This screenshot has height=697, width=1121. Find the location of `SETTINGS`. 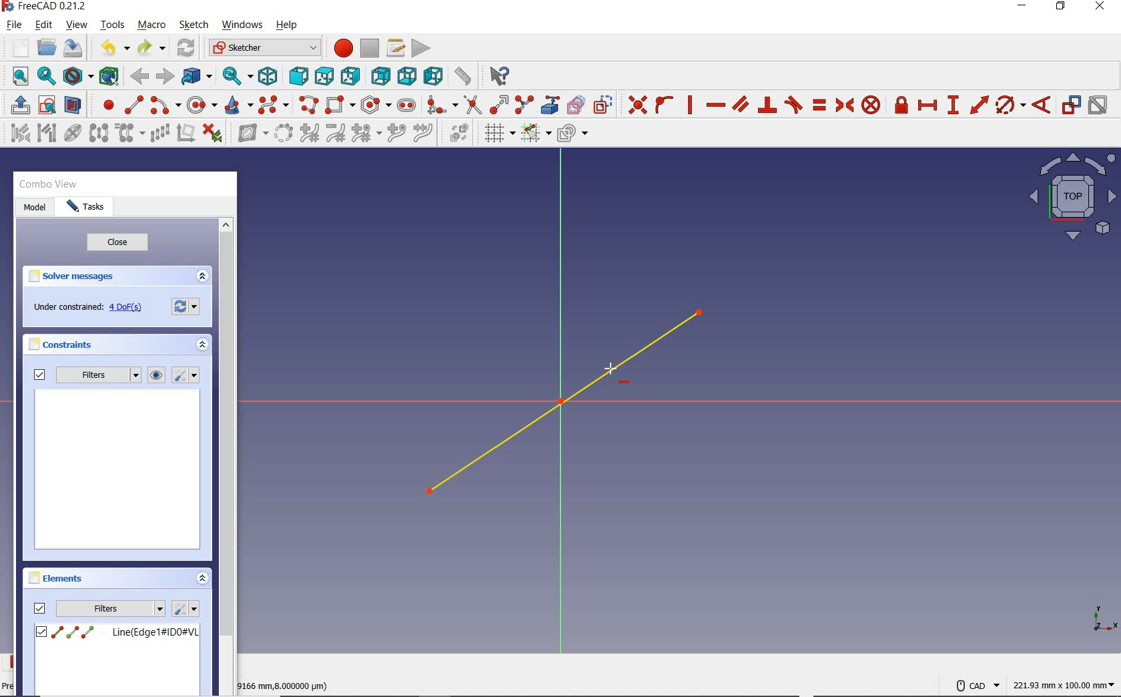

SETTINGS is located at coordinates (185, 608).